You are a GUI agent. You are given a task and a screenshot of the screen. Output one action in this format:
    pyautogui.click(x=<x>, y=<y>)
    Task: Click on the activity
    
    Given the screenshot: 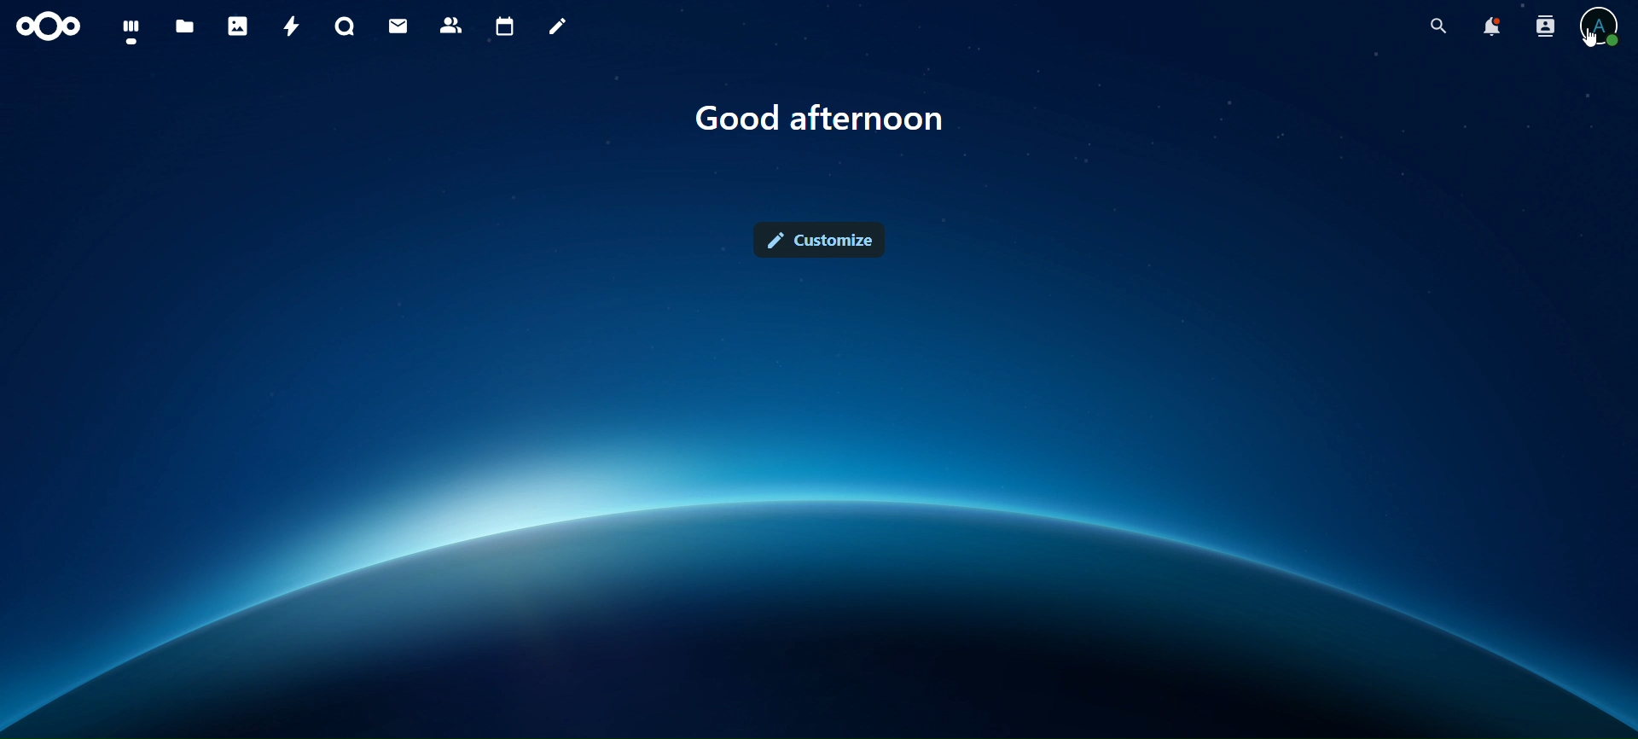 What is the action you would take?
    pyautogui.click(x=291, y=26)
    